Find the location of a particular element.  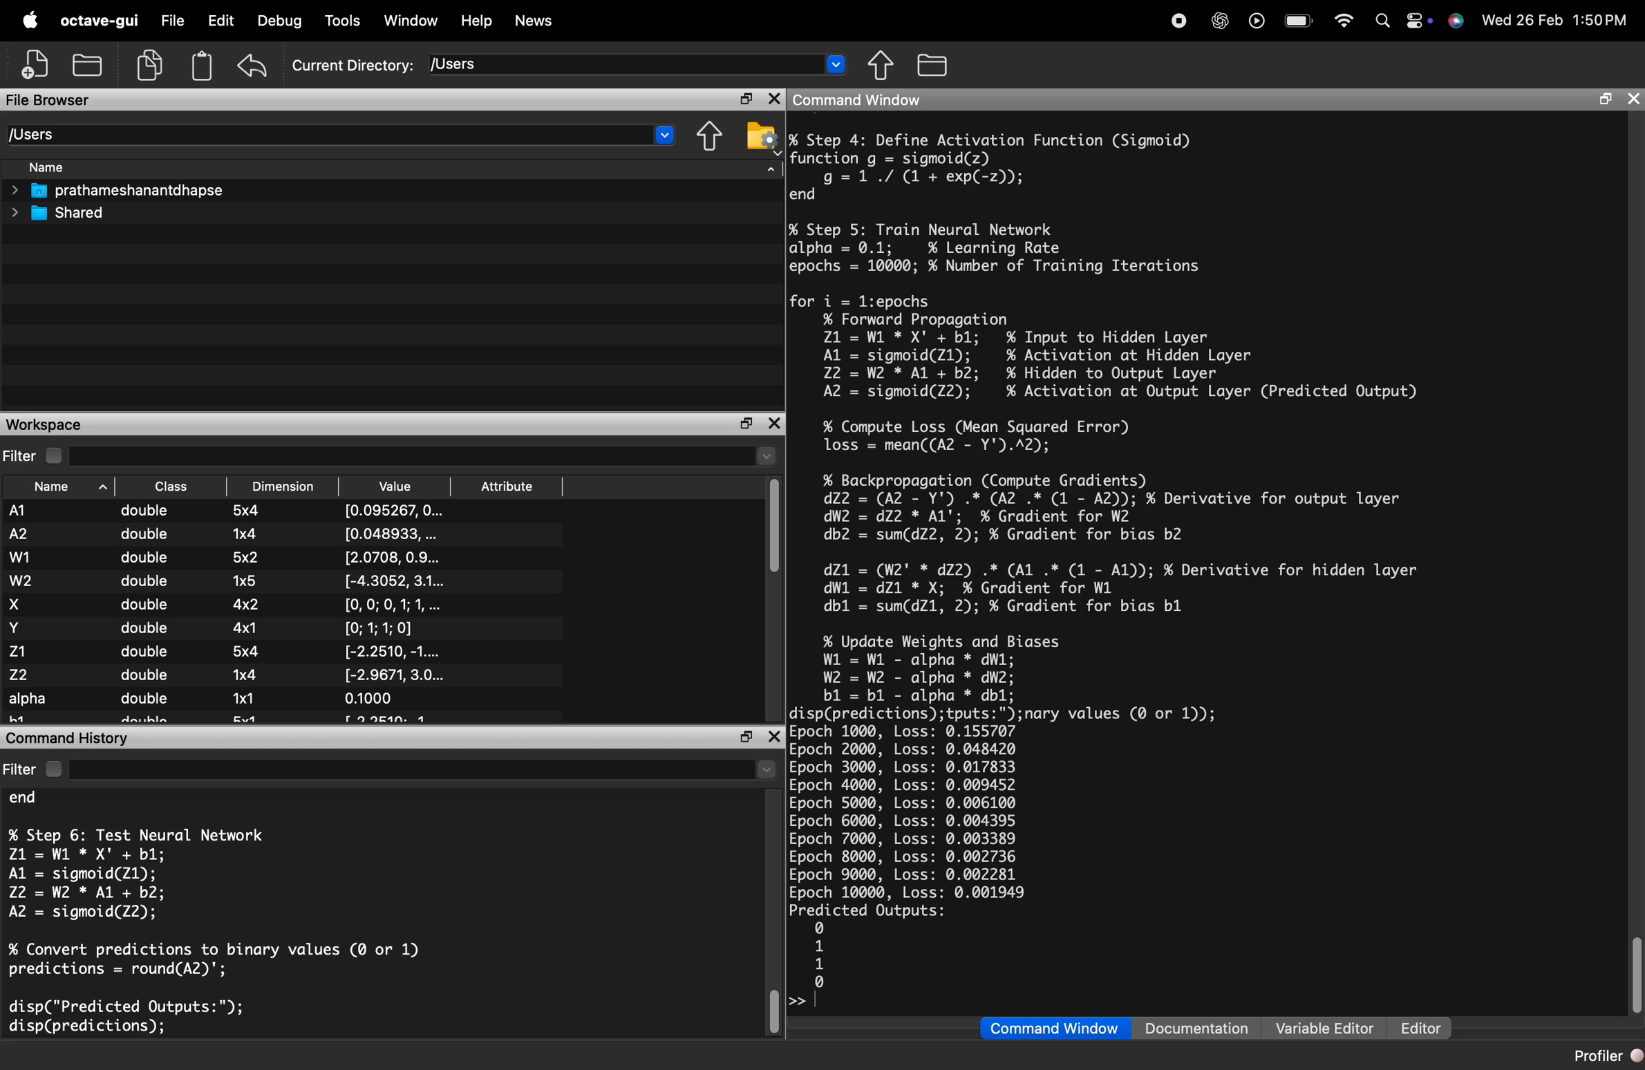

Filter is located at coordinates (390, 769).